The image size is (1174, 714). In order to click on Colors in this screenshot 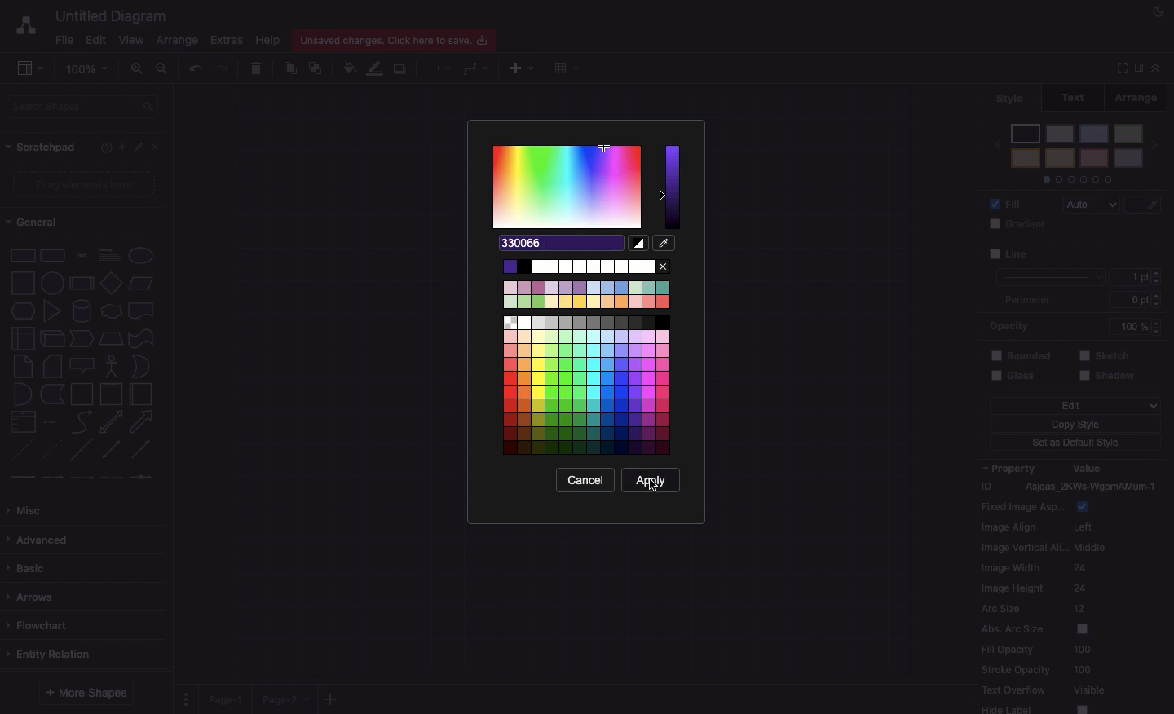, I will do `click(588, 356)`.